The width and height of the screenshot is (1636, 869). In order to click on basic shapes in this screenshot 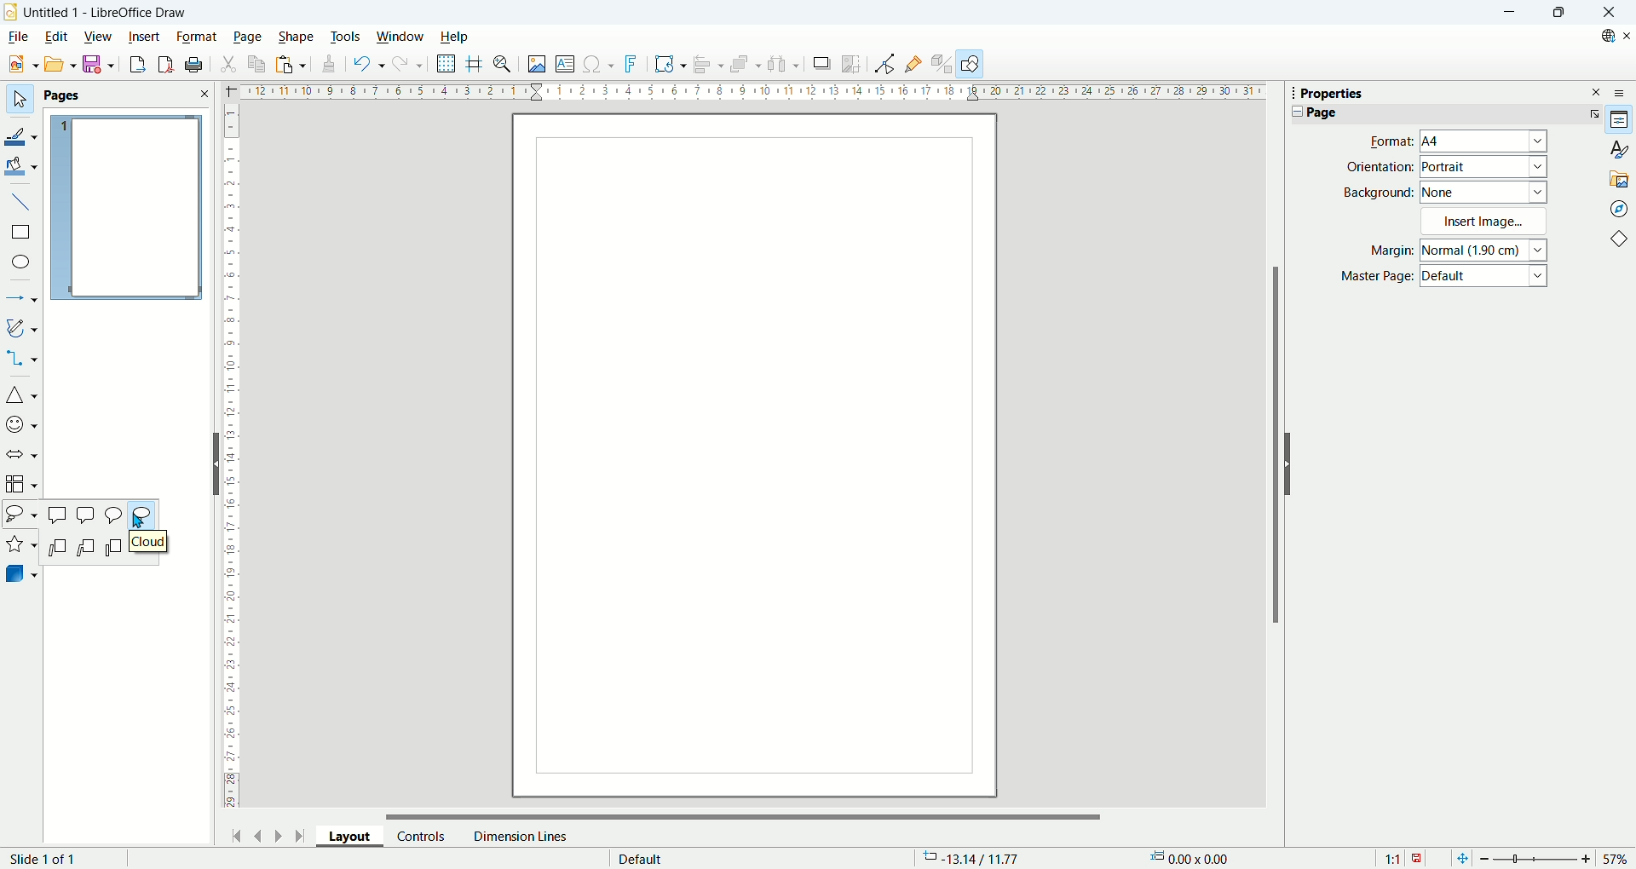, I will do `click(21, 397)`.